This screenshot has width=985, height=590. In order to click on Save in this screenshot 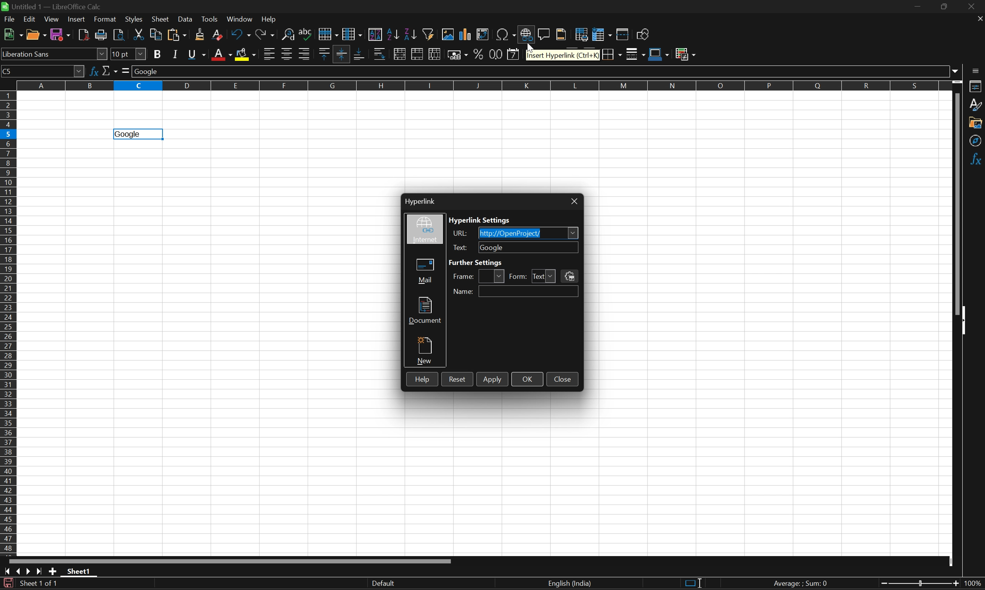, I will do `click(60, 34)`.